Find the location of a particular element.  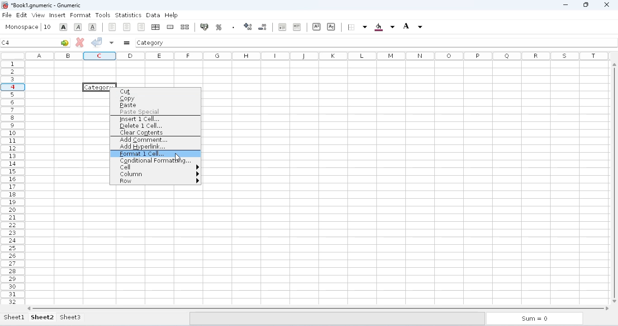

borders is located at coordinates (357, 27).